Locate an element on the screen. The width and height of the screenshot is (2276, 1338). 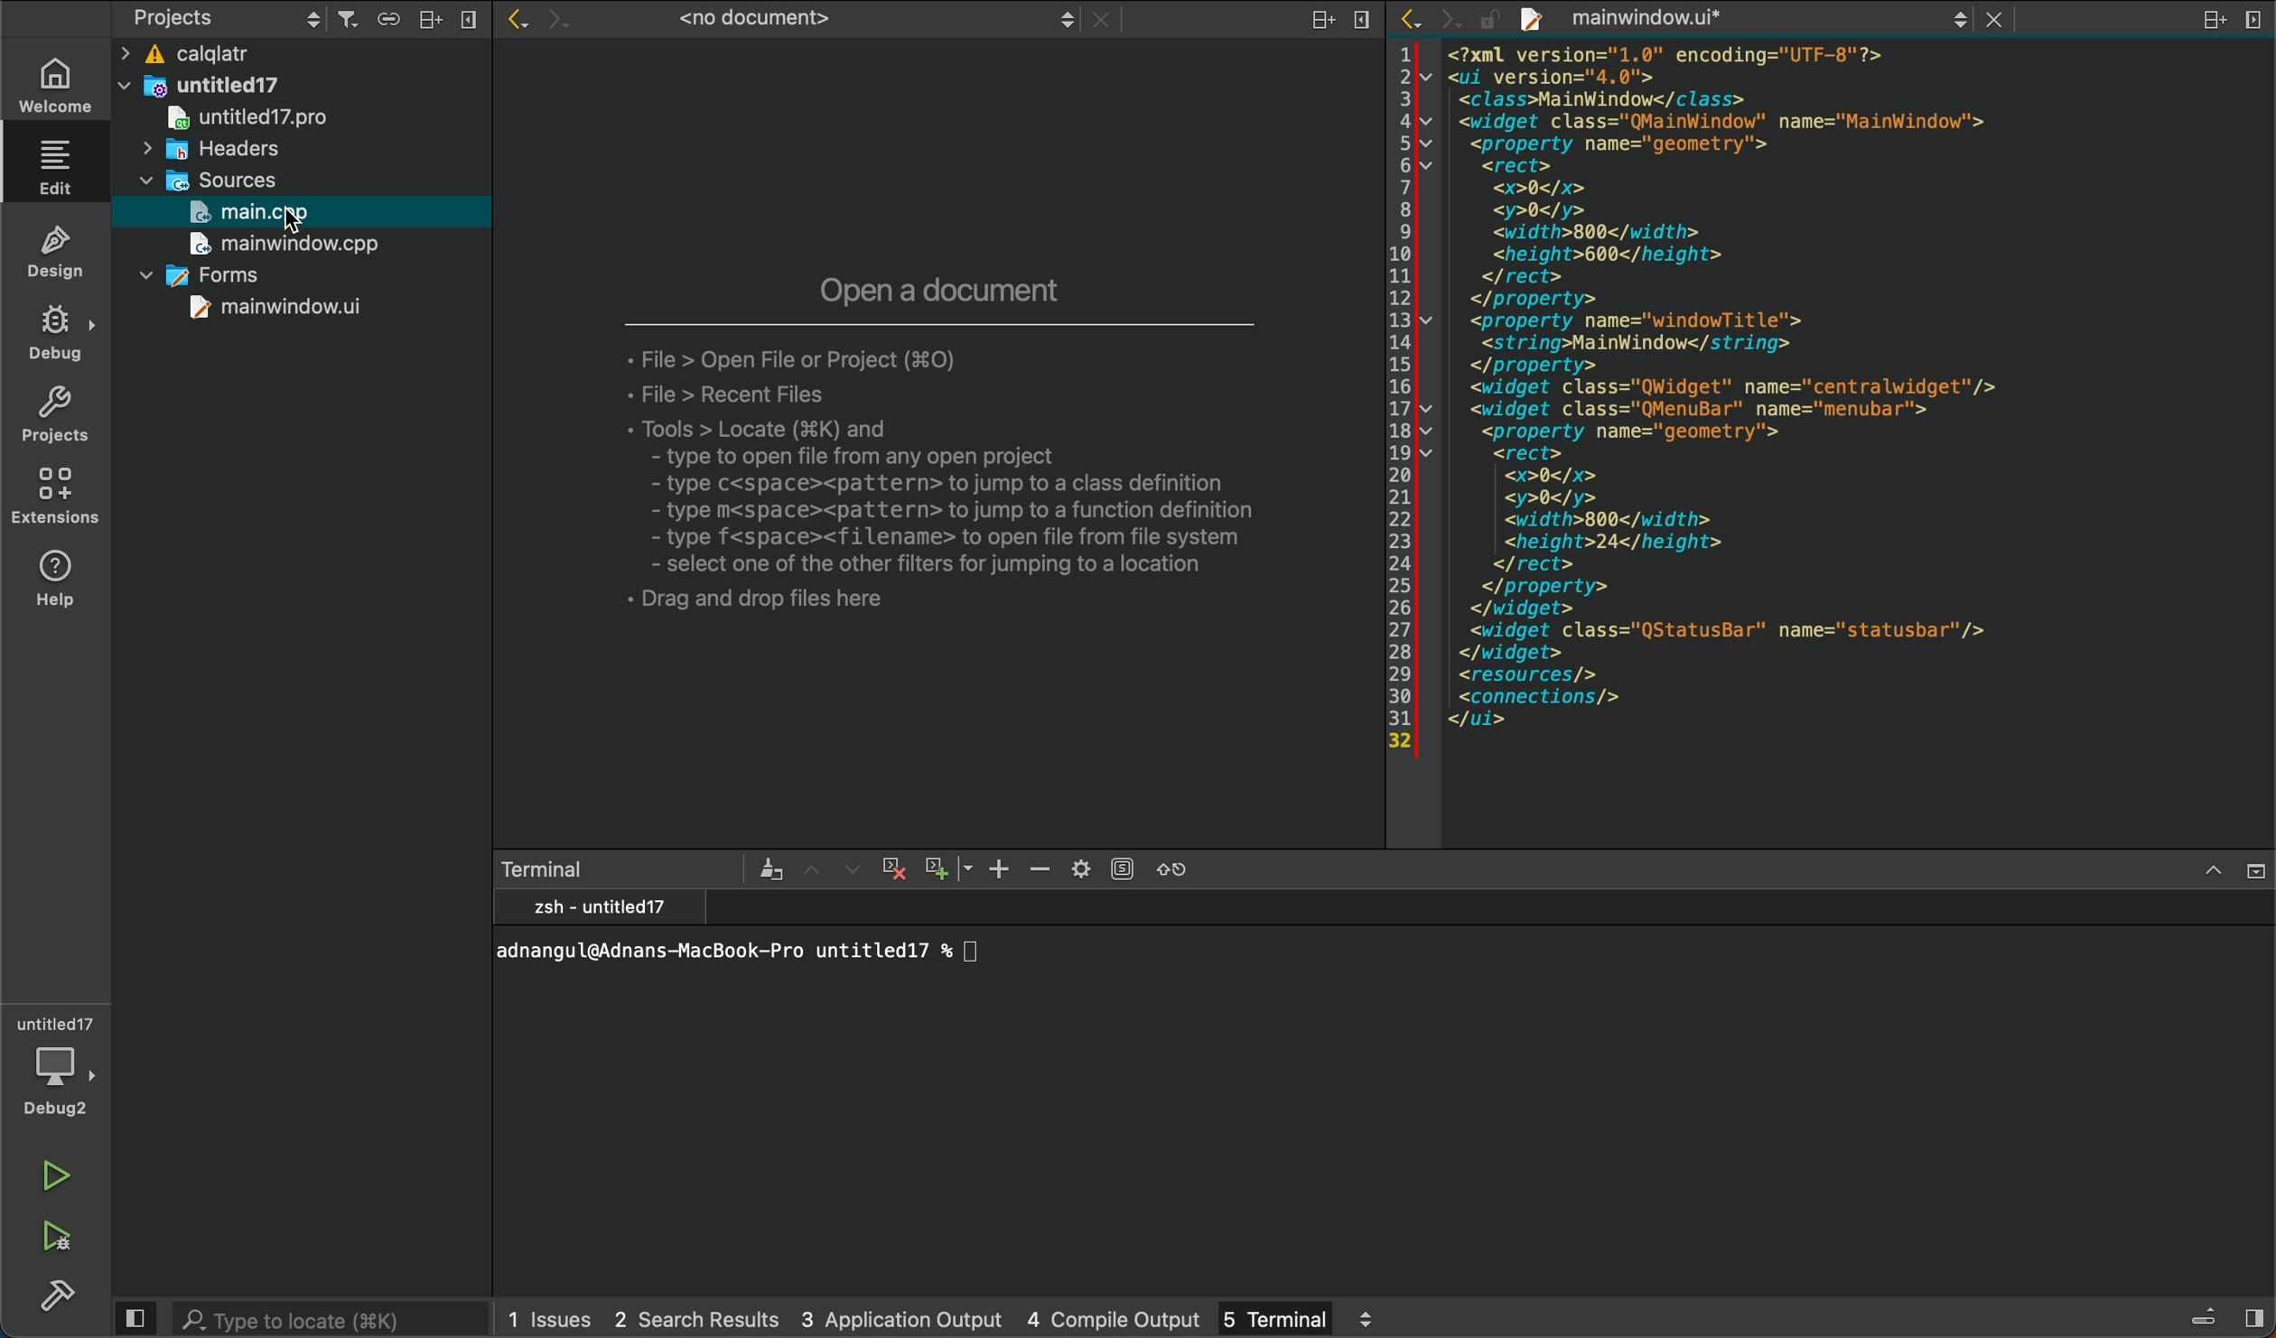
terminal is located at coordinates (1386, 1089).